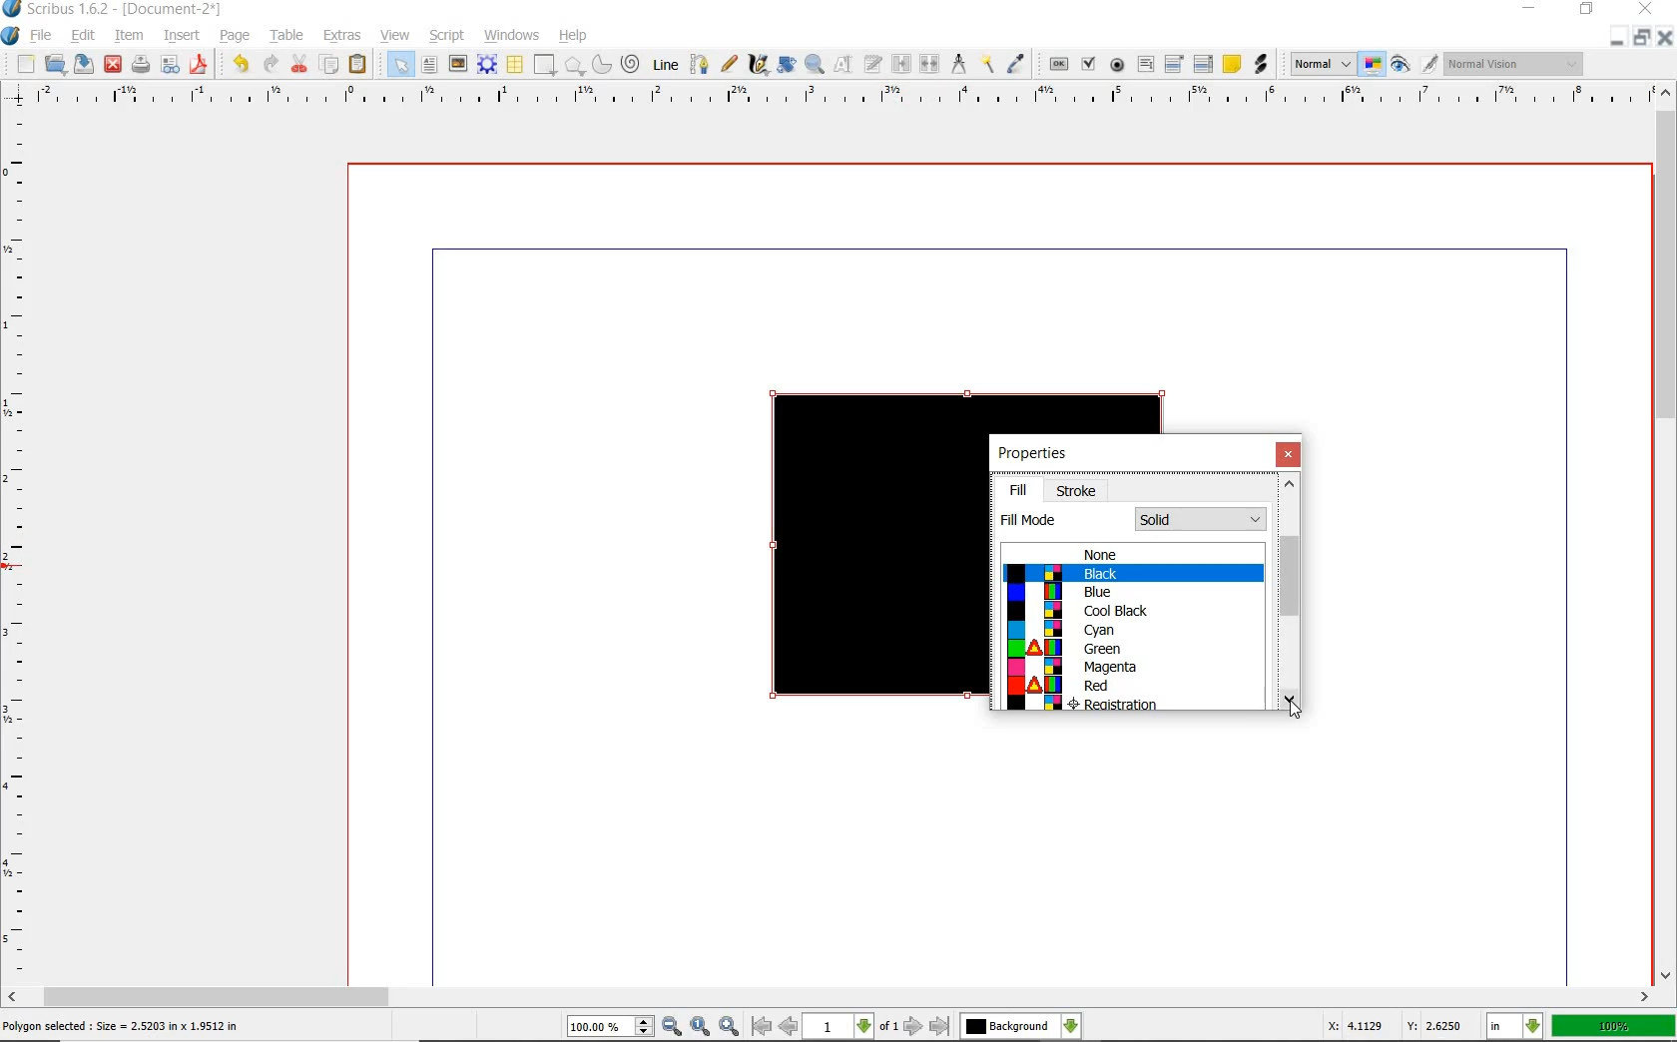 Image resolution: width=1677 pixels, height=1042 pixels. What do you see at coordinates (143, 67) in the screenshot?
I see `print` at bounding box center [143, 67].